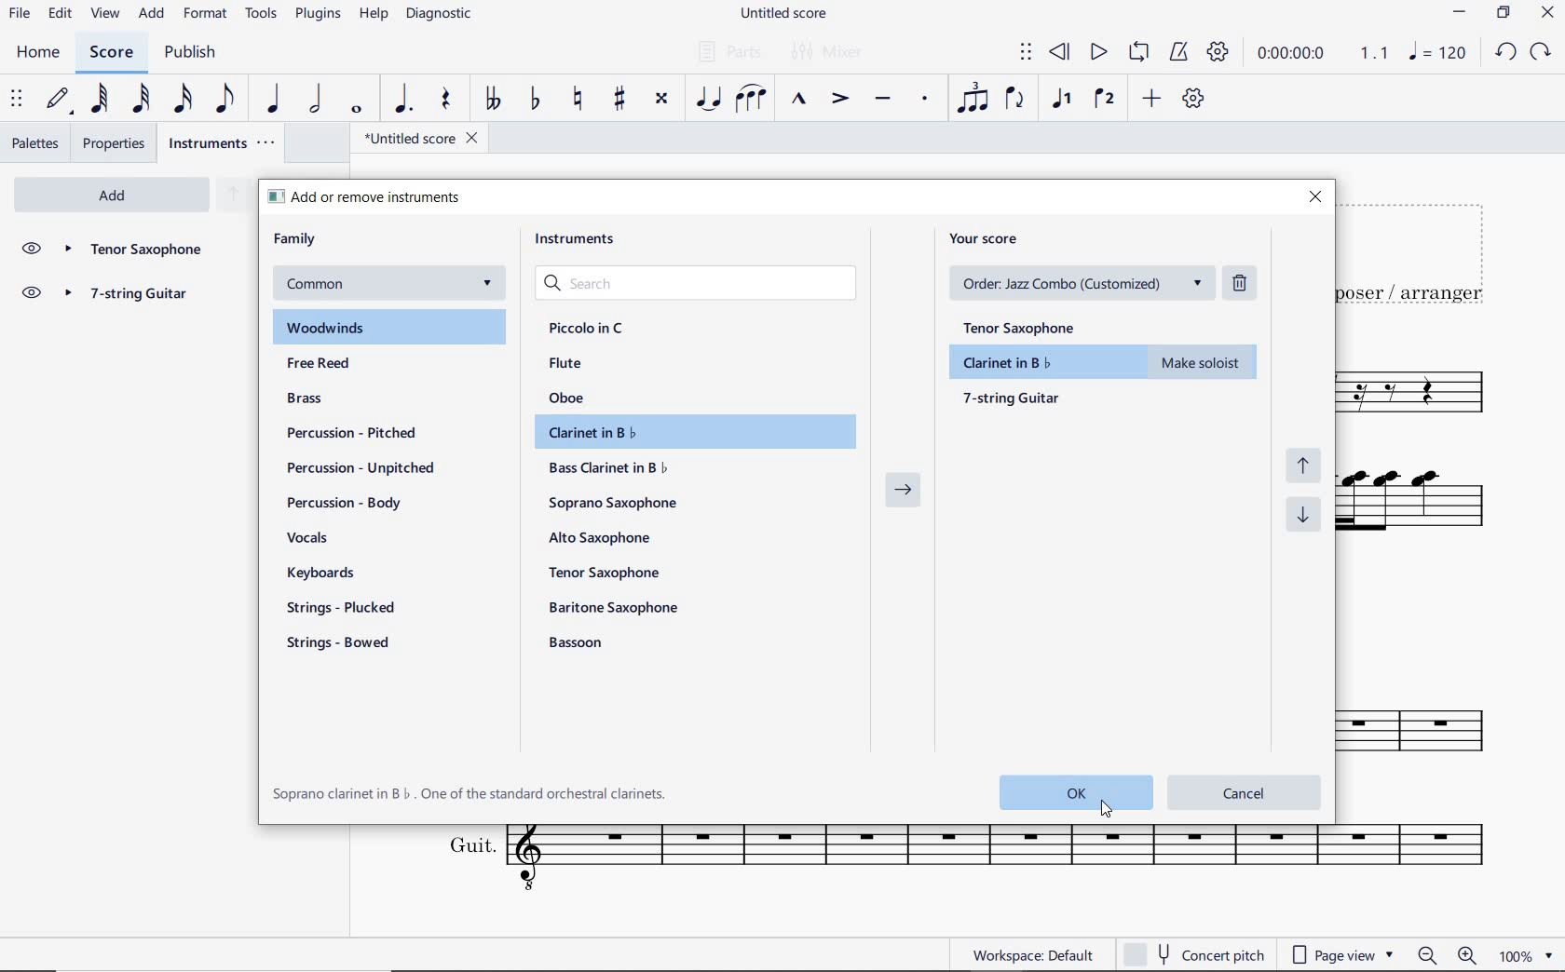 The width and height of the screenshot is (1565, 972). What do you see at coordinates (1192, 99) in the screenshot?
I see `CUSTOMIZE TOOLBAR` at bounding box center [1192, 99].